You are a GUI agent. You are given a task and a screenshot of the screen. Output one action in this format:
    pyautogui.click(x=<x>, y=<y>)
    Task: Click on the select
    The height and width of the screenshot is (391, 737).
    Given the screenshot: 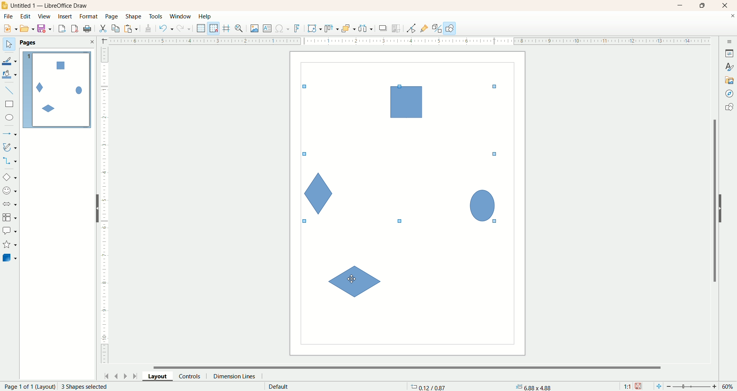 What is the action you would take?
    pyautogui.click(x=9, y=44)
    